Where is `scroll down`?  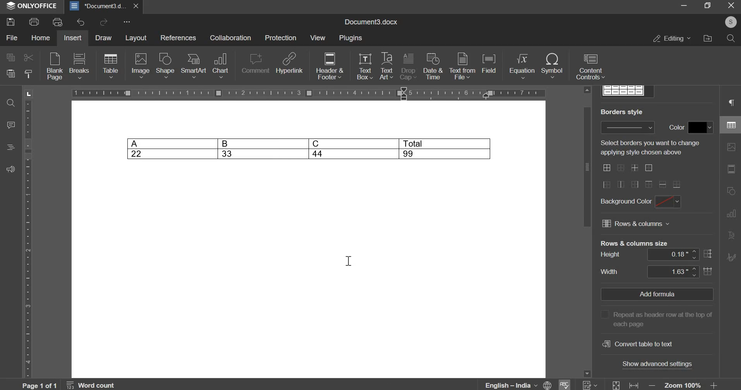 scroll down is located at coordinates (587, 374).